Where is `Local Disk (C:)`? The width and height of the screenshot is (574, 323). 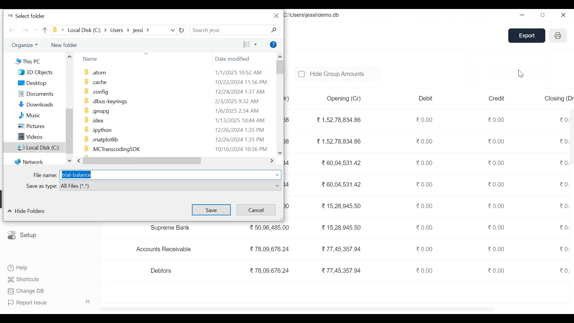
Local Disk (C:) is located at coordinates (34, 147).